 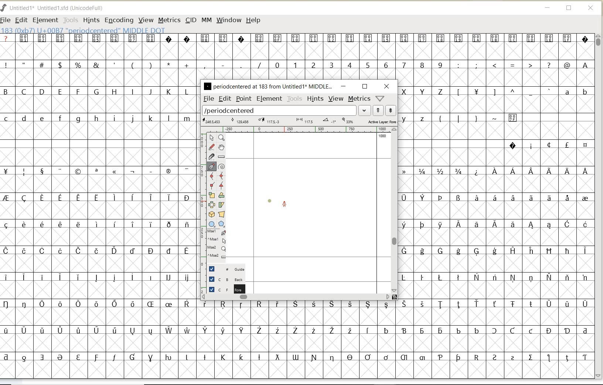 I want to click on flip the selection, so click(x=212, y=205).